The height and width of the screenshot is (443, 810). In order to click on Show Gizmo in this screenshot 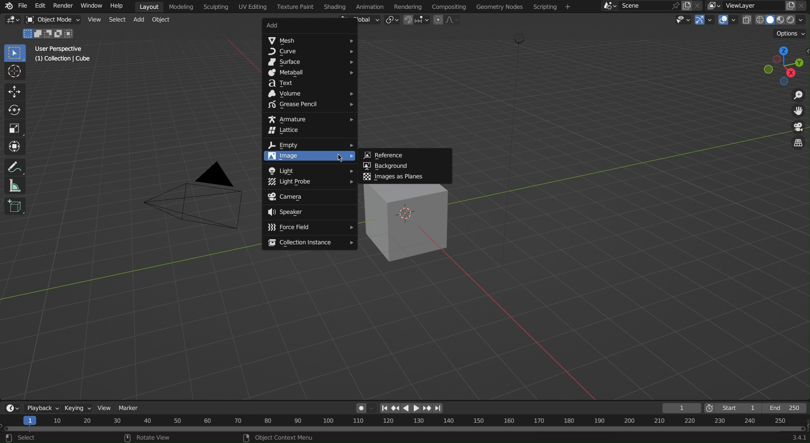, I will do `click(704, 21)`.